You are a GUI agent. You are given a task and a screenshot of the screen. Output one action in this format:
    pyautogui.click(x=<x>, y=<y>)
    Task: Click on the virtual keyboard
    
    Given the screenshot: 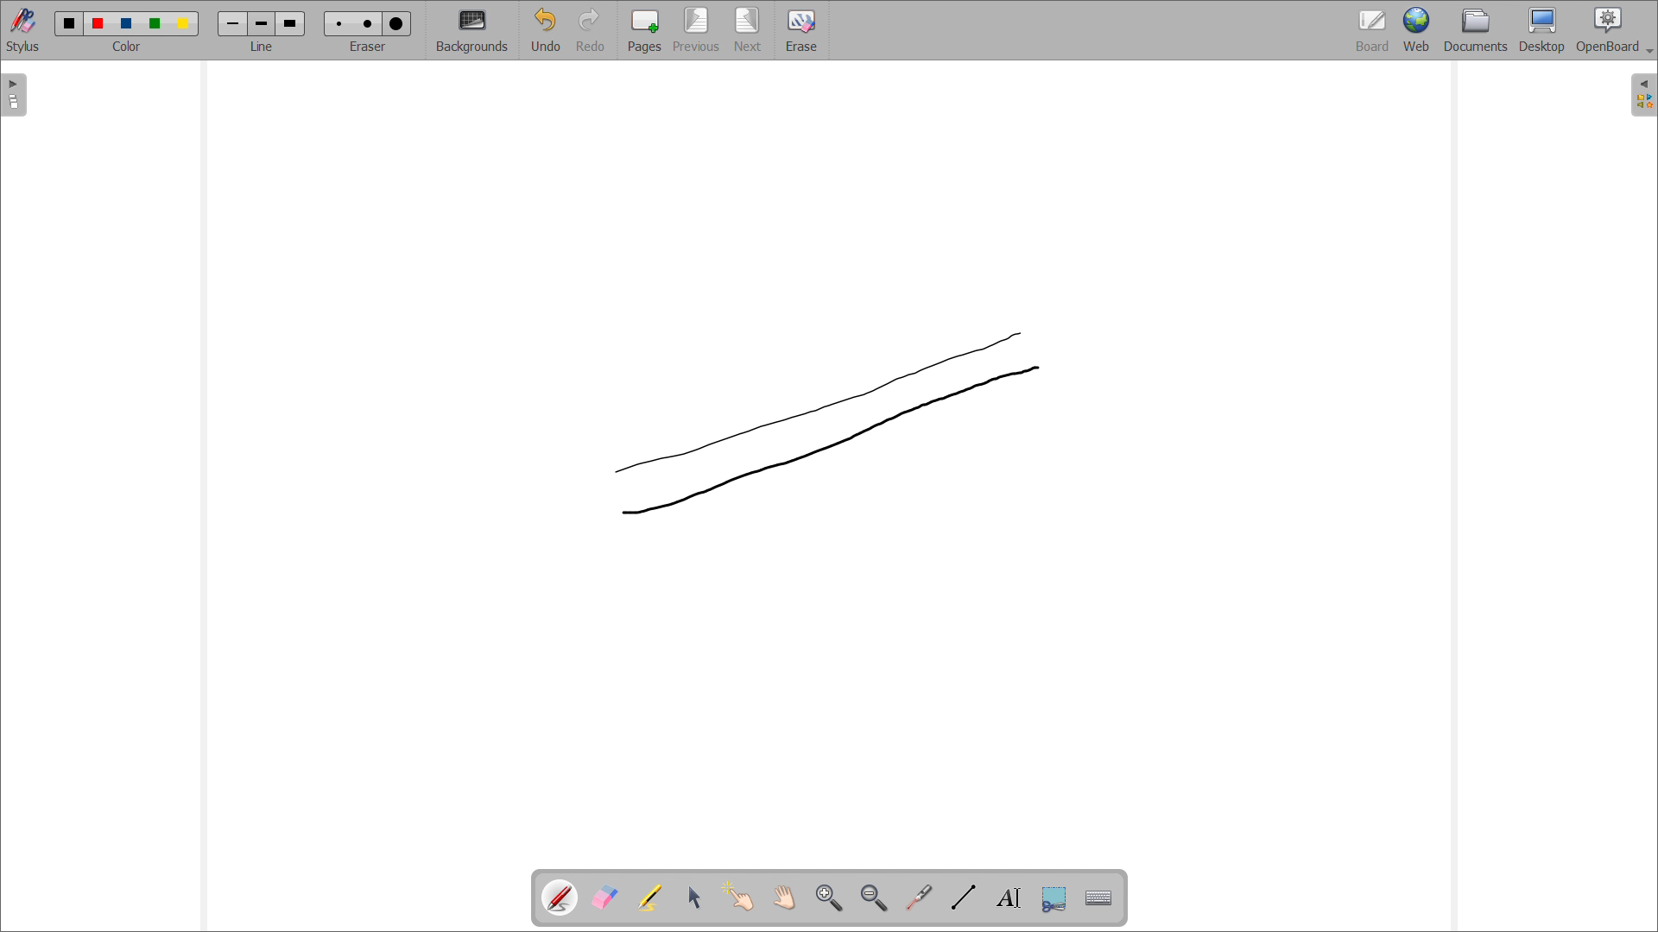 What is the action you would take?
    pyautogui.click(x=1100, y=899)
    